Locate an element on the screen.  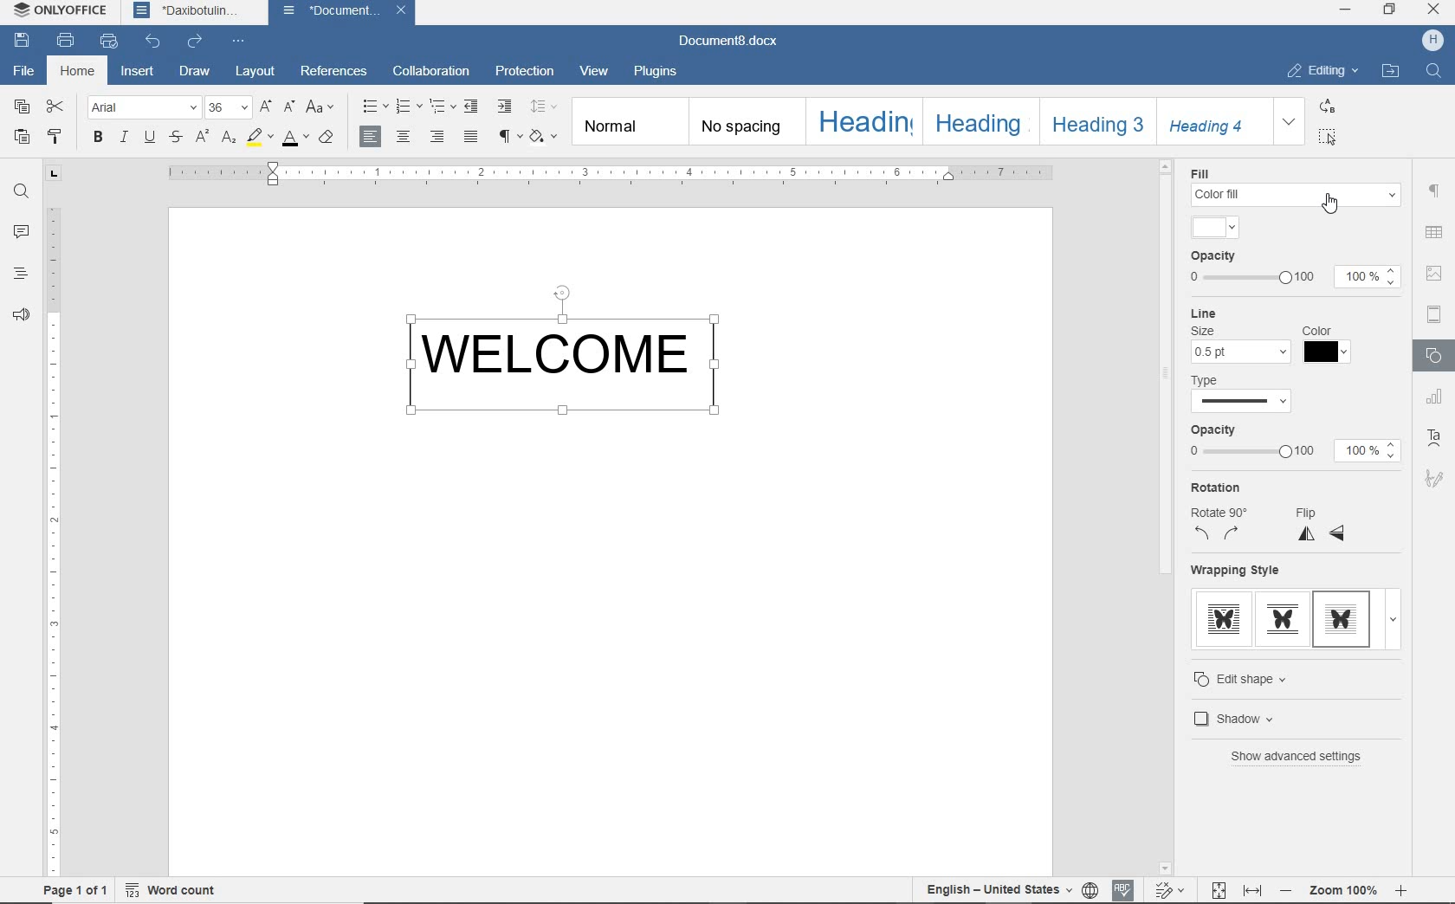
rotation anti-clockwise and clockwise is located at coordinates (1219, 534).